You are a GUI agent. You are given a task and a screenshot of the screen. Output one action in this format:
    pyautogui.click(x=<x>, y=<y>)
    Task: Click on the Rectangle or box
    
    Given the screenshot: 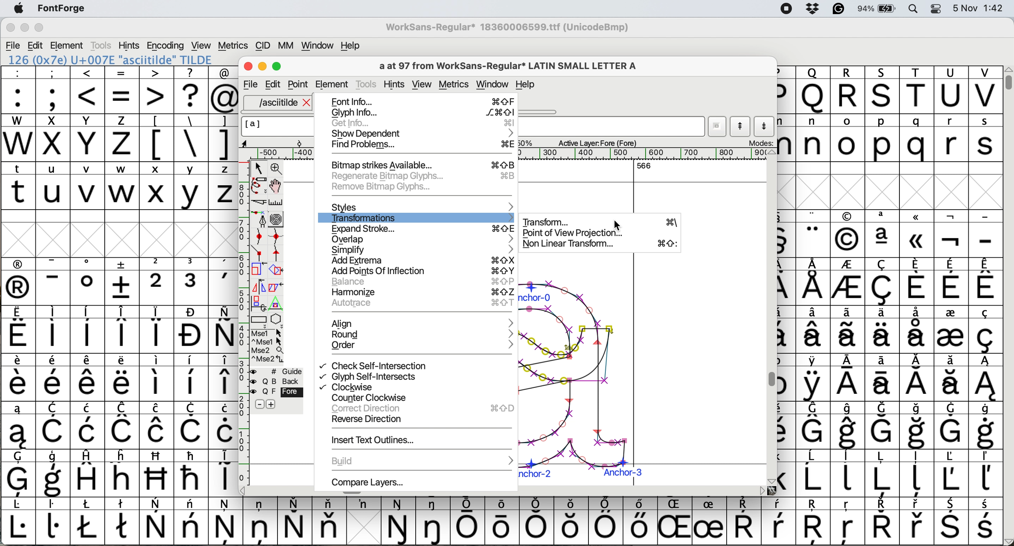 What is the action you would take?
    pyautogui.click(x=259, y=319)
    